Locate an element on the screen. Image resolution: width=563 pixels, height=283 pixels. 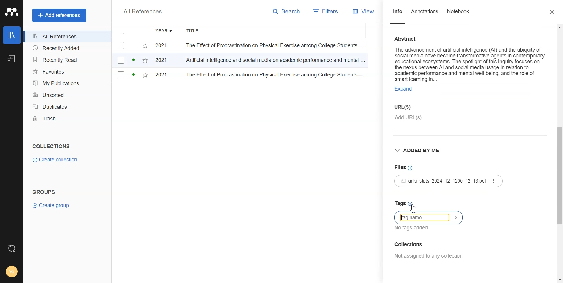
Write tag is located at coordinates (425, 217).